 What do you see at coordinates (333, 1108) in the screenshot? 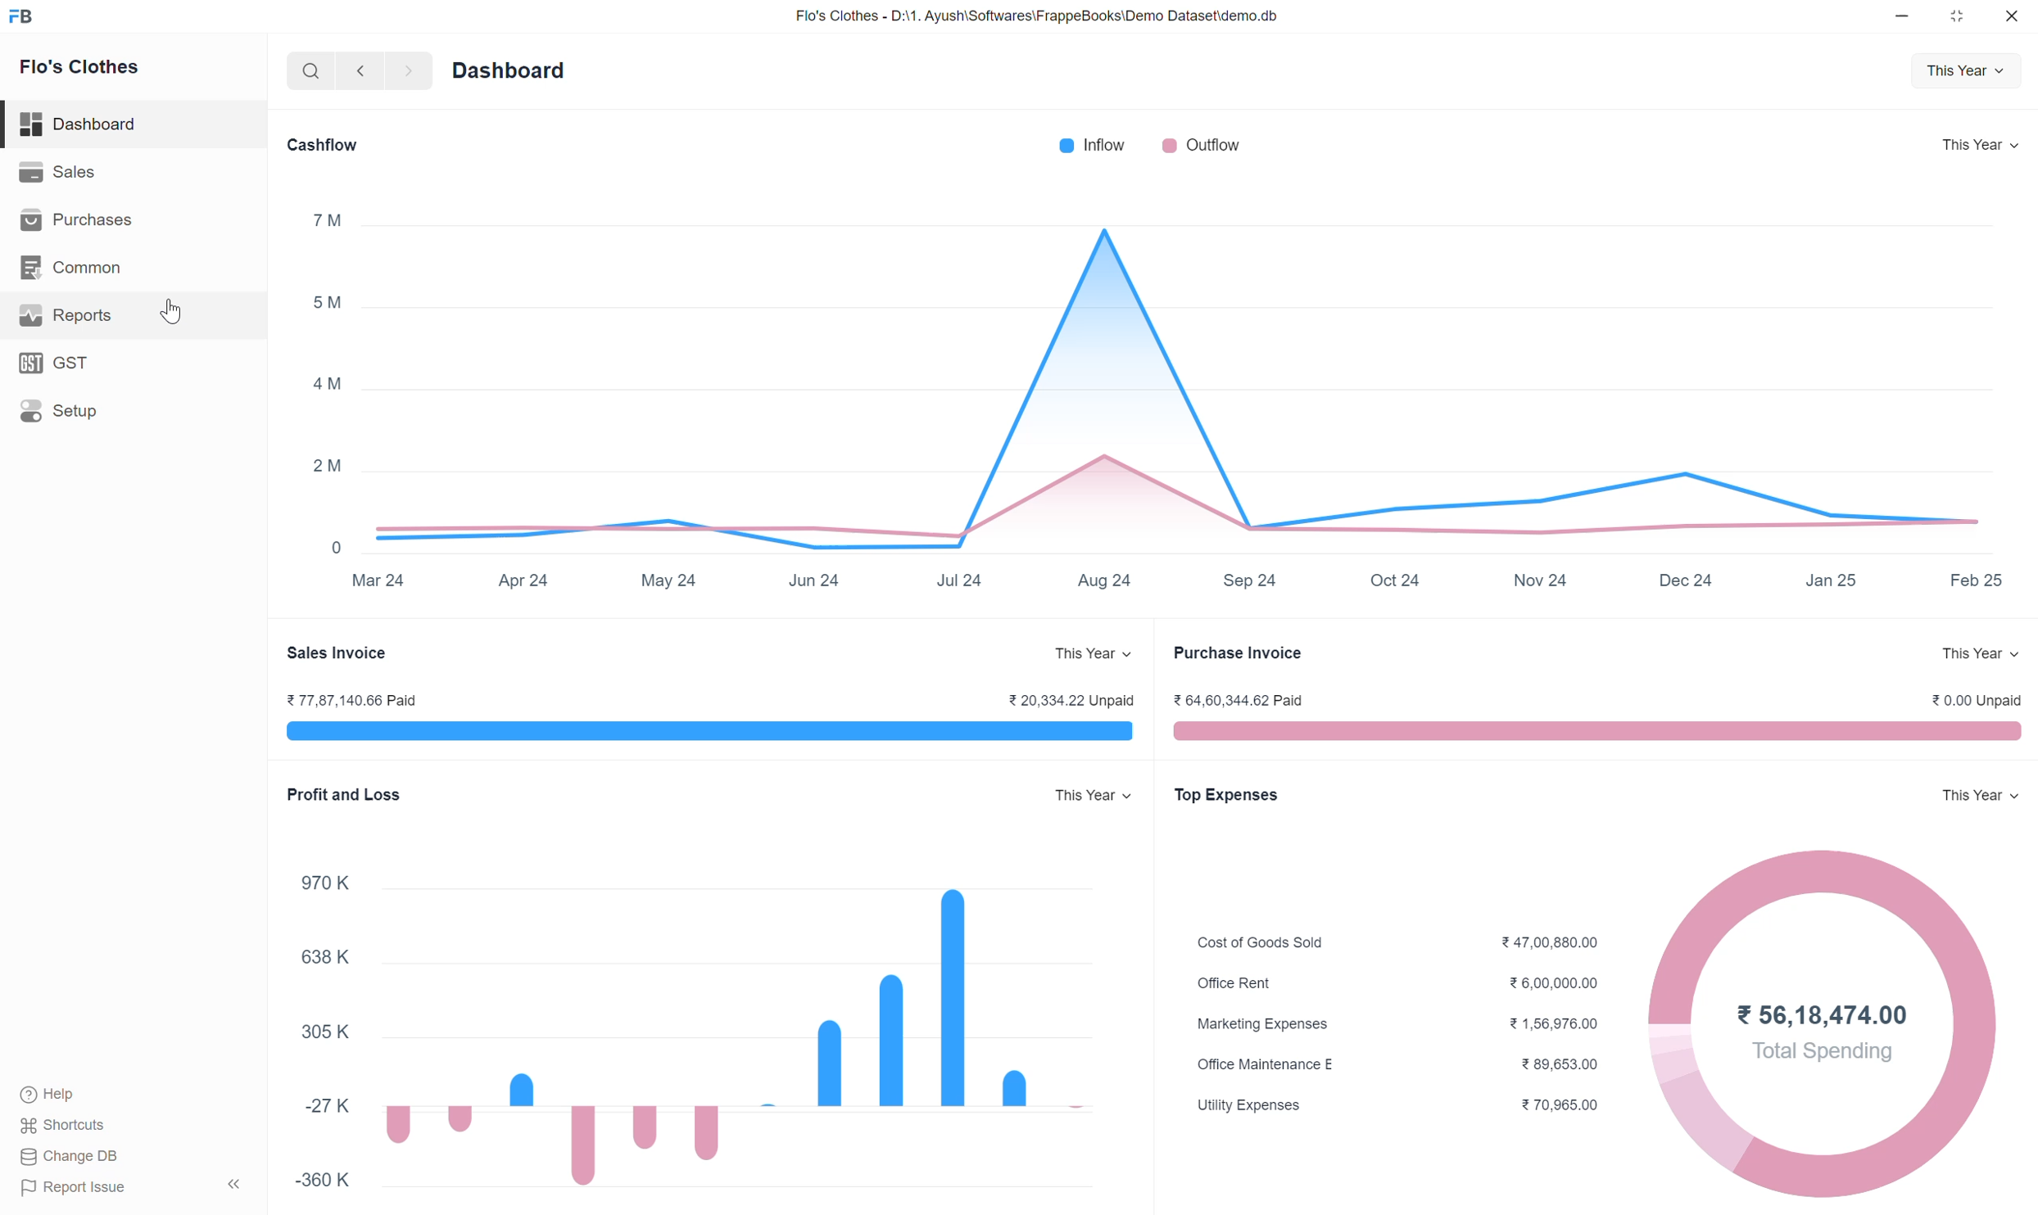
I see `-27 k` at bounding box center [333, 1108].